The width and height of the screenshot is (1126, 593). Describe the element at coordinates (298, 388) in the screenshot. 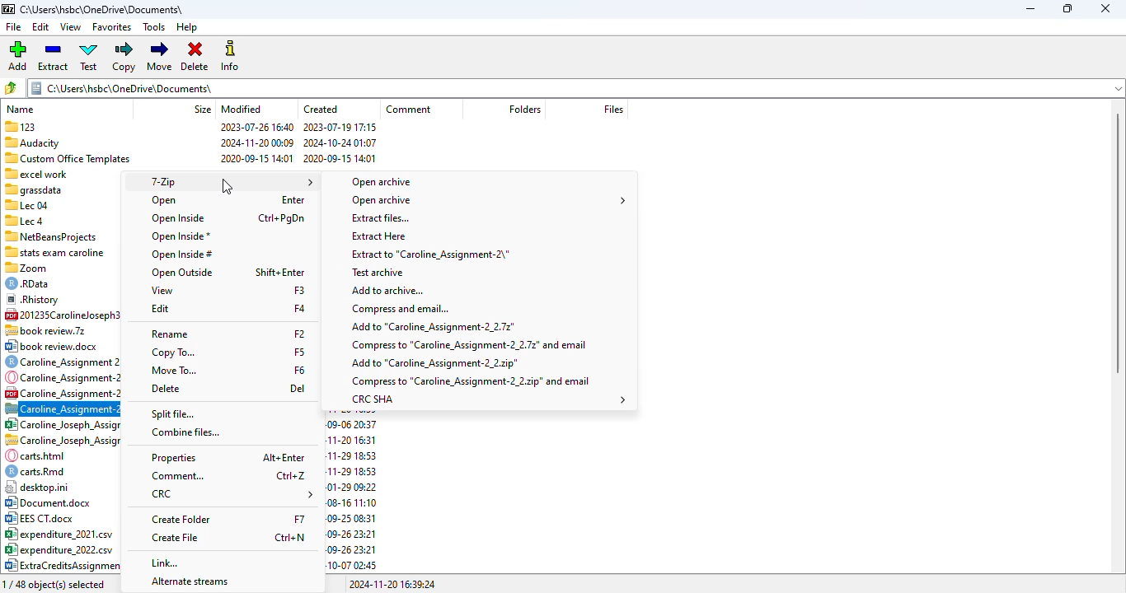

I see `shortcut for delete` at that location.